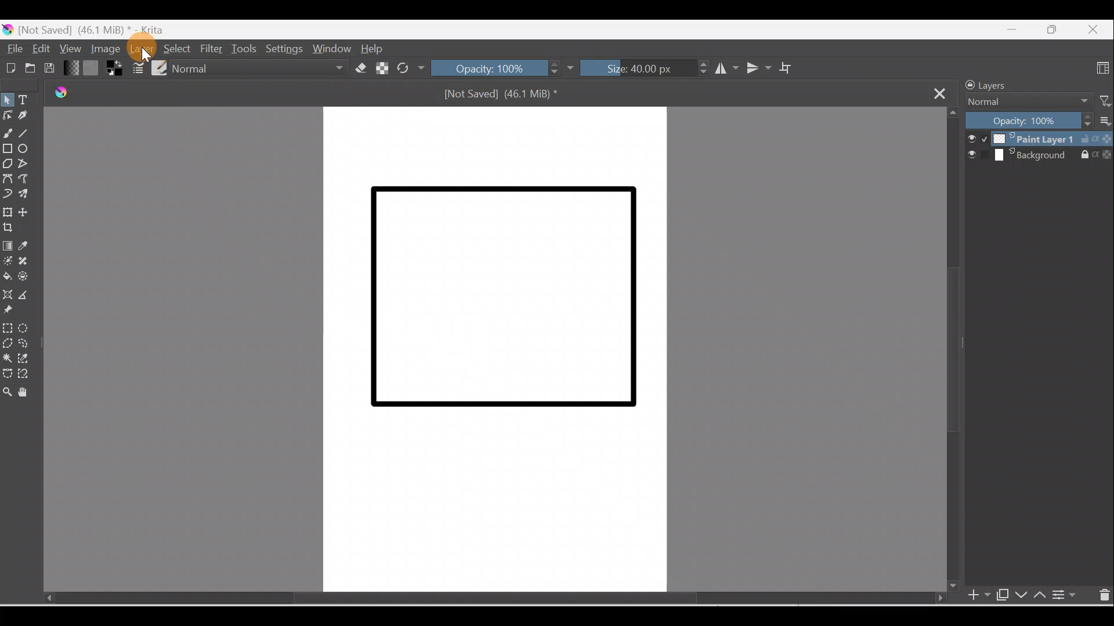  I want to click on Normal Blending mode, so click(263, 68).